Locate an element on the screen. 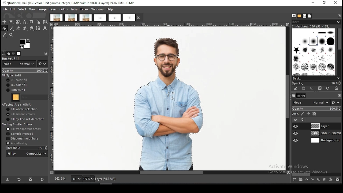  bucket fill mode is located at coordinates (19, 62).